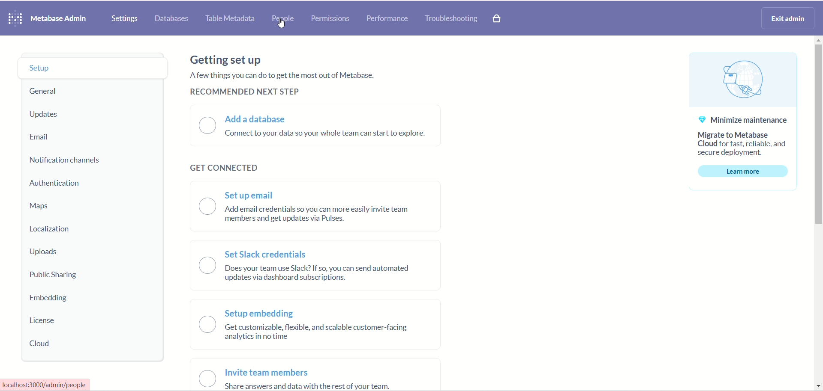  I want to click on text, so click(47, 384).